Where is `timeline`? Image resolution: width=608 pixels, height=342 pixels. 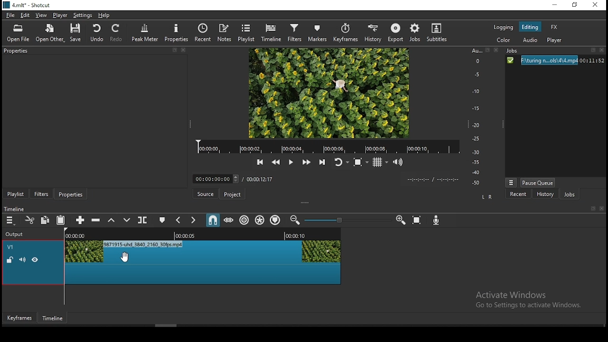 timeline is located at coordinates (19, 208).